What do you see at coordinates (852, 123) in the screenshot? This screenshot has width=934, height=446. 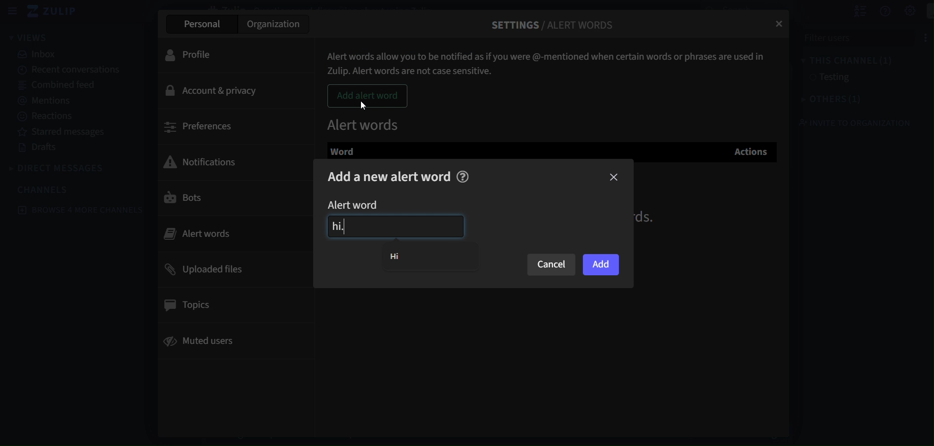 I see `invite to organization` at bounding box center [852, 123].